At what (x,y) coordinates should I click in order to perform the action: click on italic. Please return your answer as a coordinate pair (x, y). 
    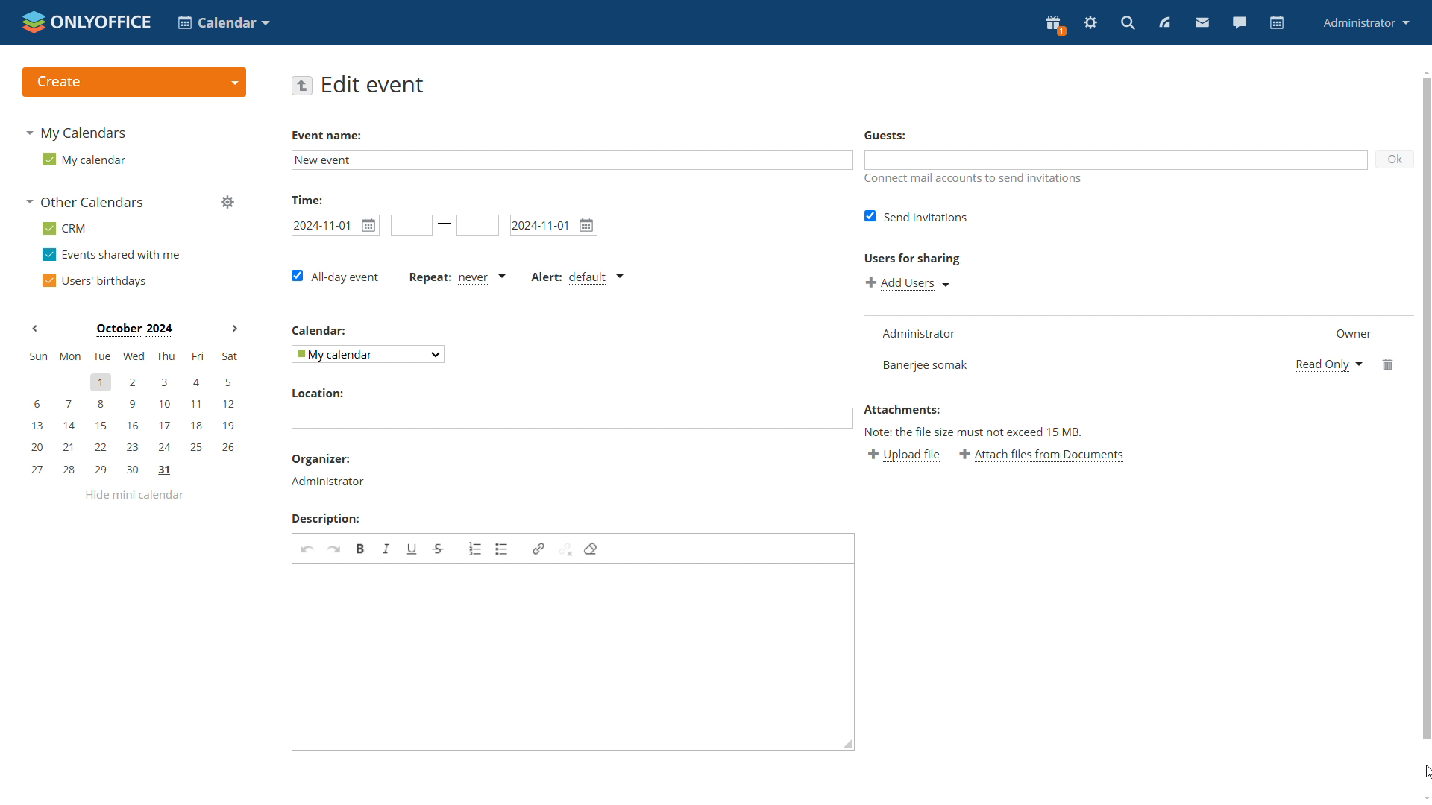
    Looking at the image, I should click on (386, 549).